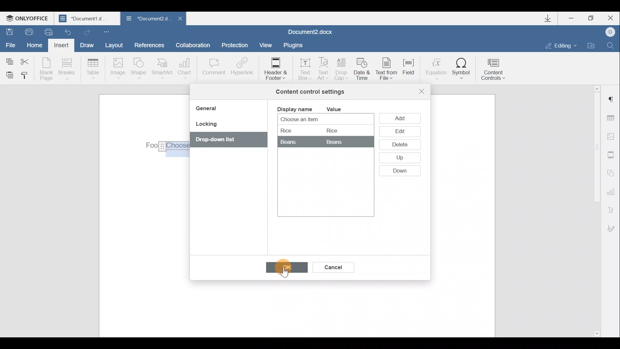 Image resolution: width=620 pixels, height=349 pixels. What do you see at coordinates (591, 18) in the screenshot?
I see `Maximize` at bounding box center [591, 18].